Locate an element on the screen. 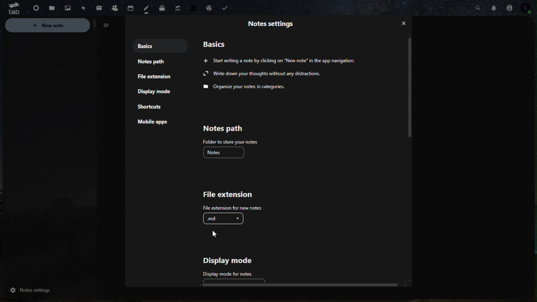 This screenshot has height=302, width=537. close is located at coordinates (404, 25).